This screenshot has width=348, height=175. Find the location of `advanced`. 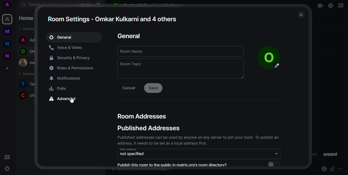

advanced is located at coordinates (65, 99).